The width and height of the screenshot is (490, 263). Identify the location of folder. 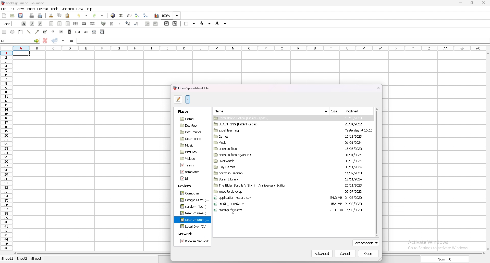
(262, 124).